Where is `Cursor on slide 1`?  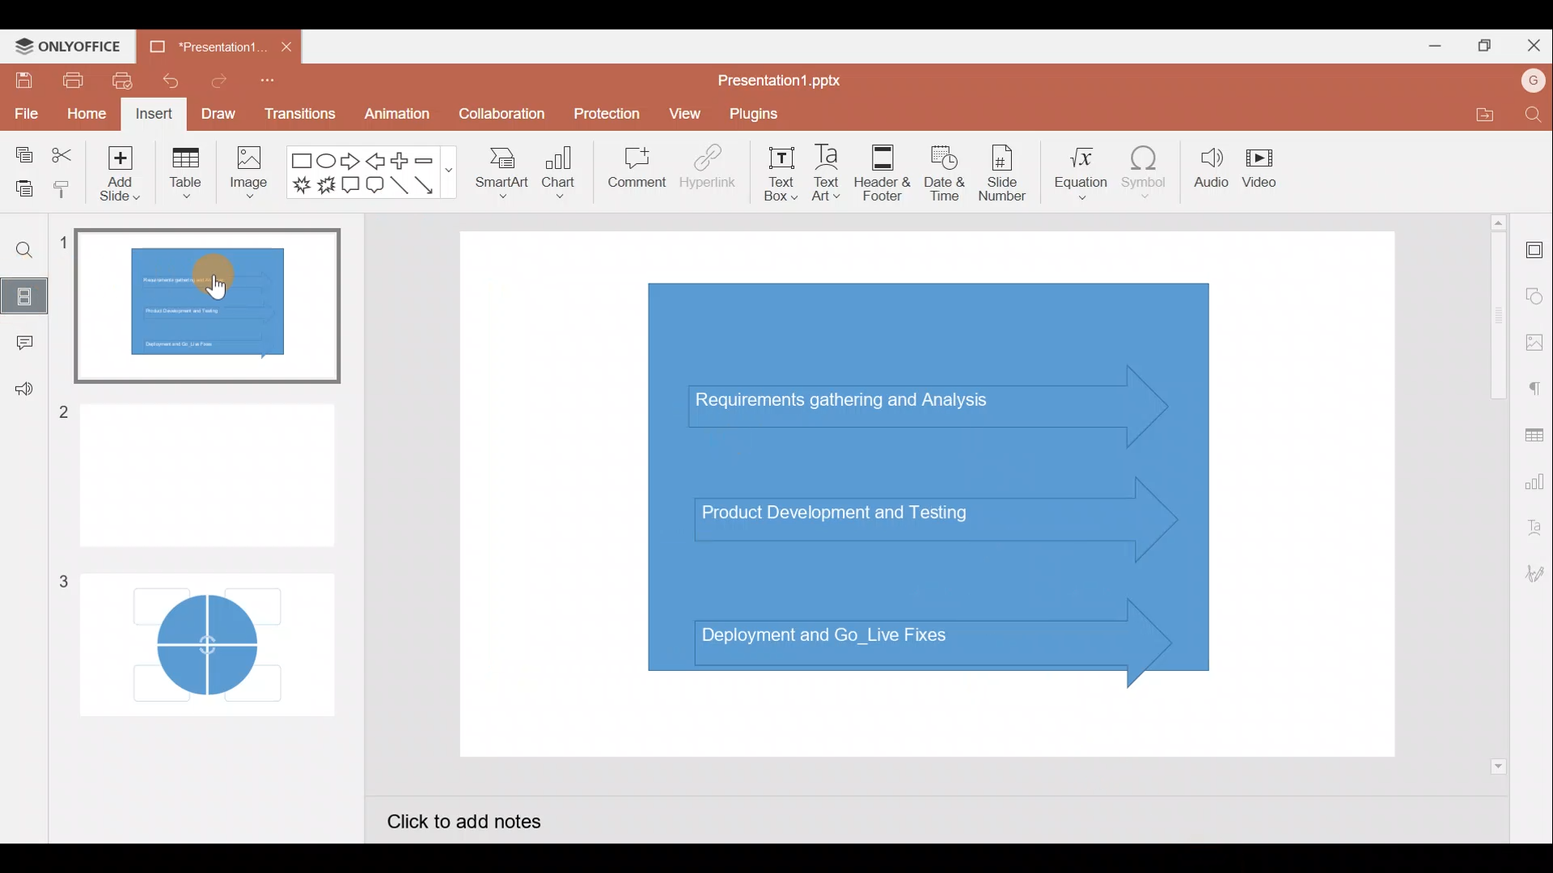 Cursor on slide 1 is located at coordinates (210, 283).